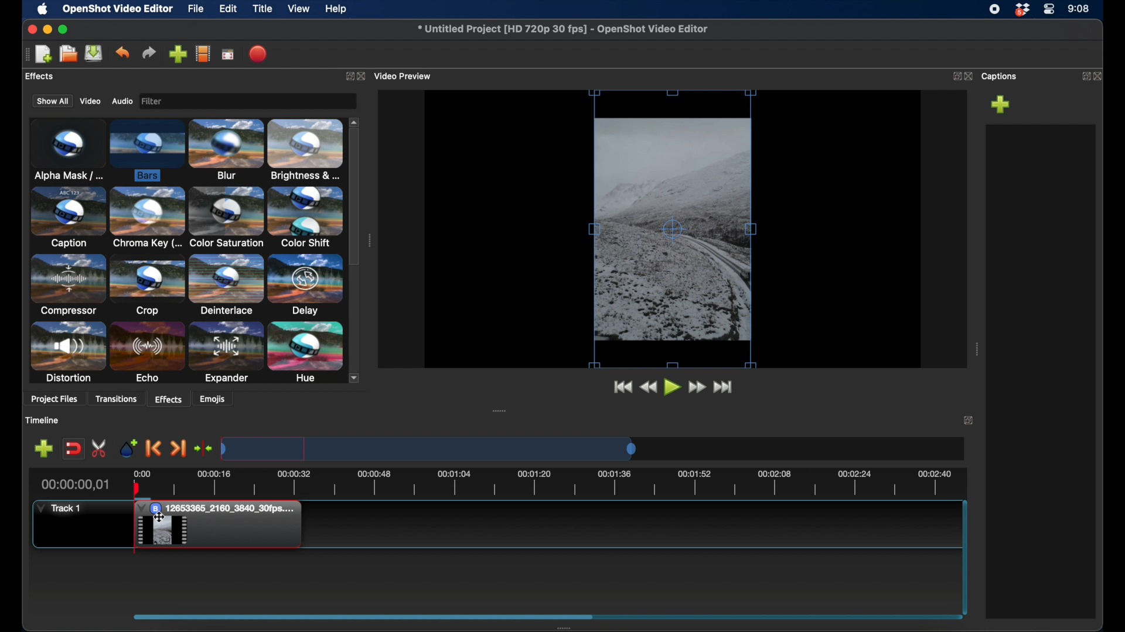 This screenshot has height=632, width=1125. Describe the element at coordinates (671, 355) in the screenshot. I see `bottom bar` at that location.